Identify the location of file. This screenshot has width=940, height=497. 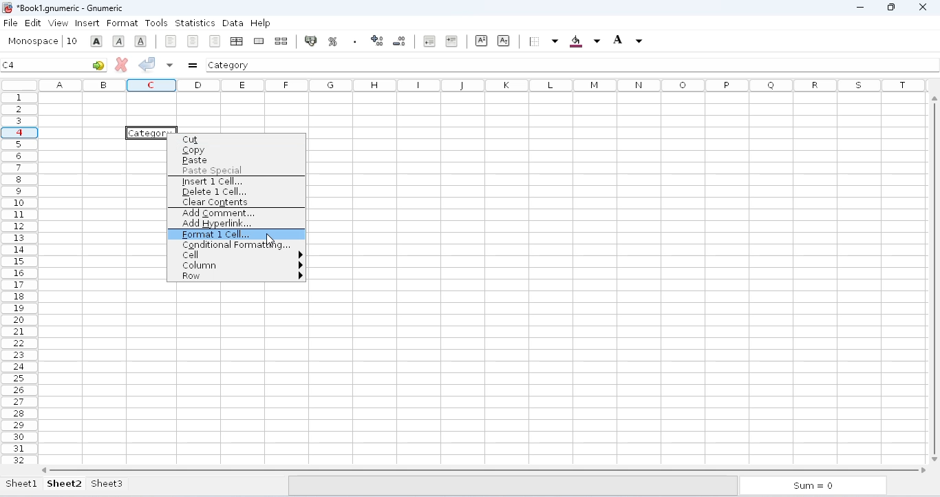
(10, 23).